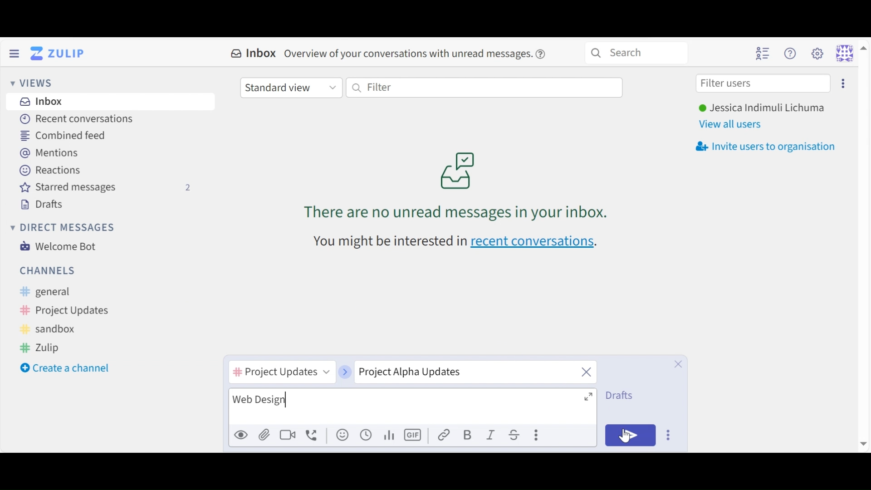  What do you see at coordinates (240, 434) in the screenshot?
I see `Preview` at bounding box center [240, 434].